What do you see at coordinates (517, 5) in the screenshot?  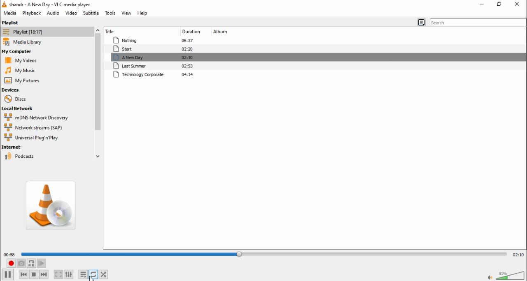 I see `close window` at bounding box center [517, 5].